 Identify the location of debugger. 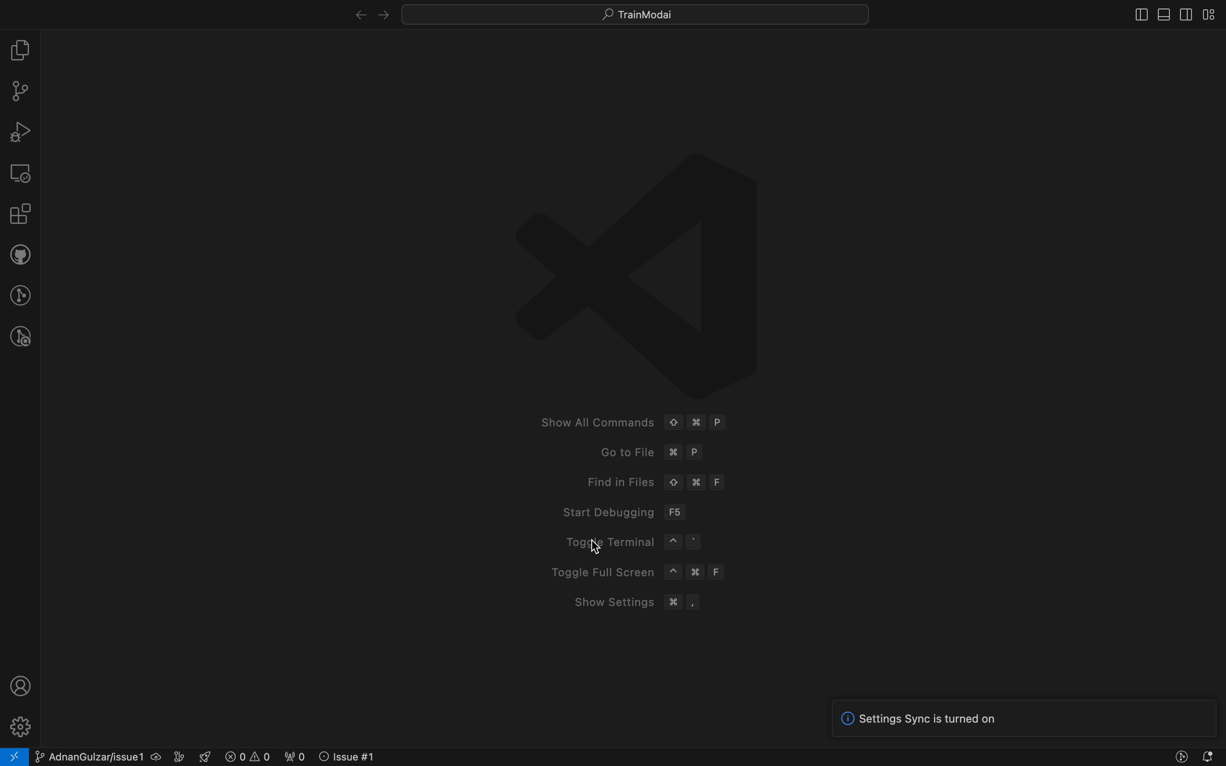
(20, 131).